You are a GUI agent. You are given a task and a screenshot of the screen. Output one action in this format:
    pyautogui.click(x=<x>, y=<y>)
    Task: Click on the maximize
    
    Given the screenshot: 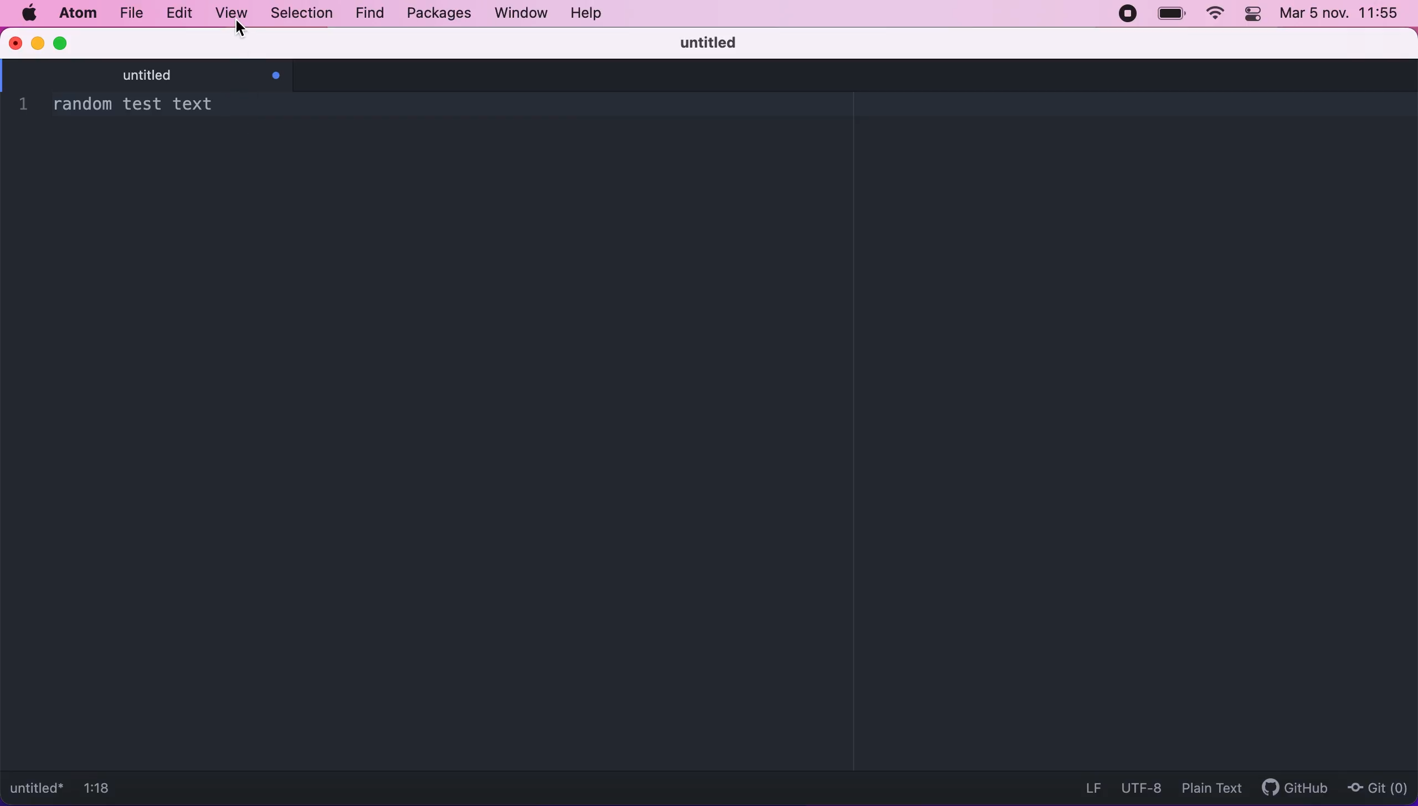 What is the action you would take?
    pyautogui.click(x=69, y=45)
    